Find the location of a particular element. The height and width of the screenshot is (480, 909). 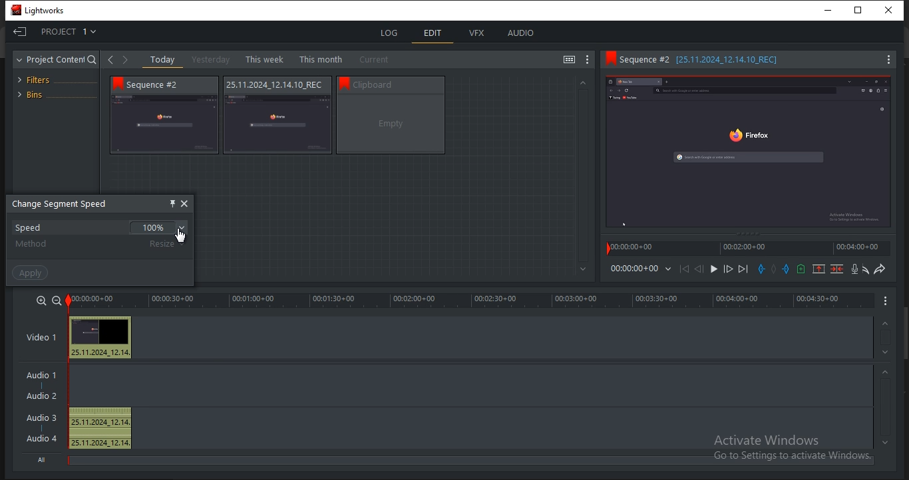

delete marked section is located at coordinates (837, 269).